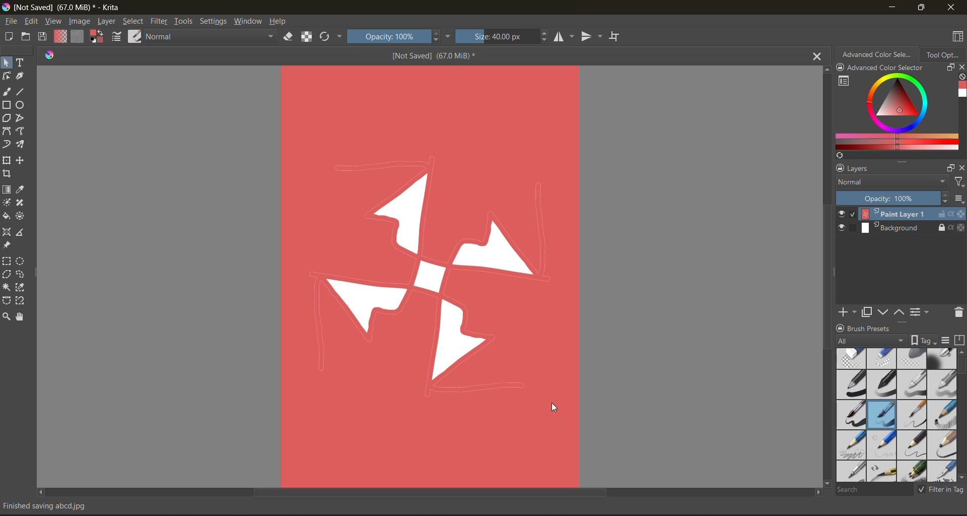  Describe the element at coordinates (61, 36) in the screenshot. I see `fill gradients` at that location.